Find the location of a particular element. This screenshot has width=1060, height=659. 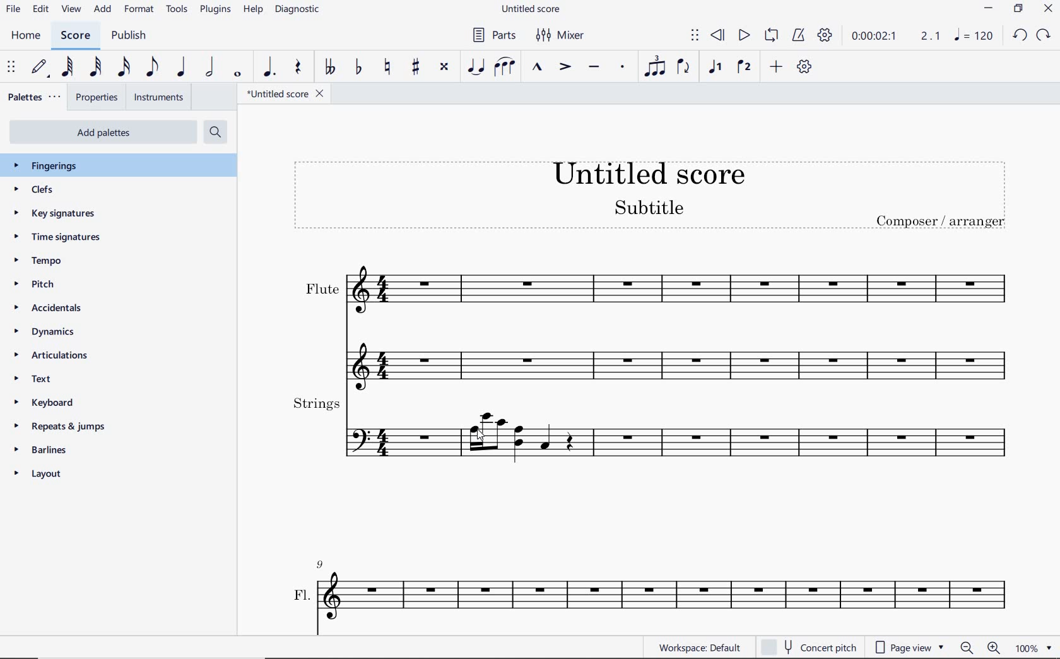

page view is located at coordinates (909, 646).